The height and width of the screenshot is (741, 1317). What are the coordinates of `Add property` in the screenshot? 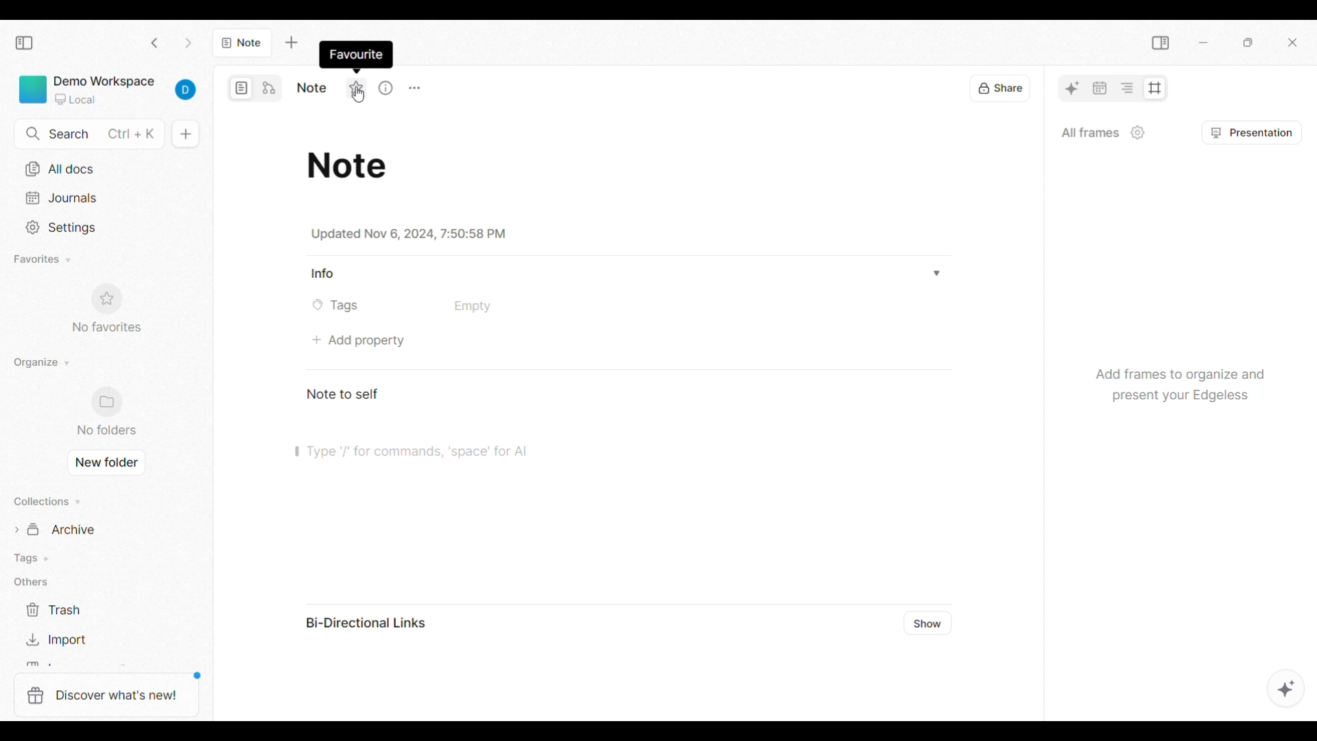 It's located at (359, 341).